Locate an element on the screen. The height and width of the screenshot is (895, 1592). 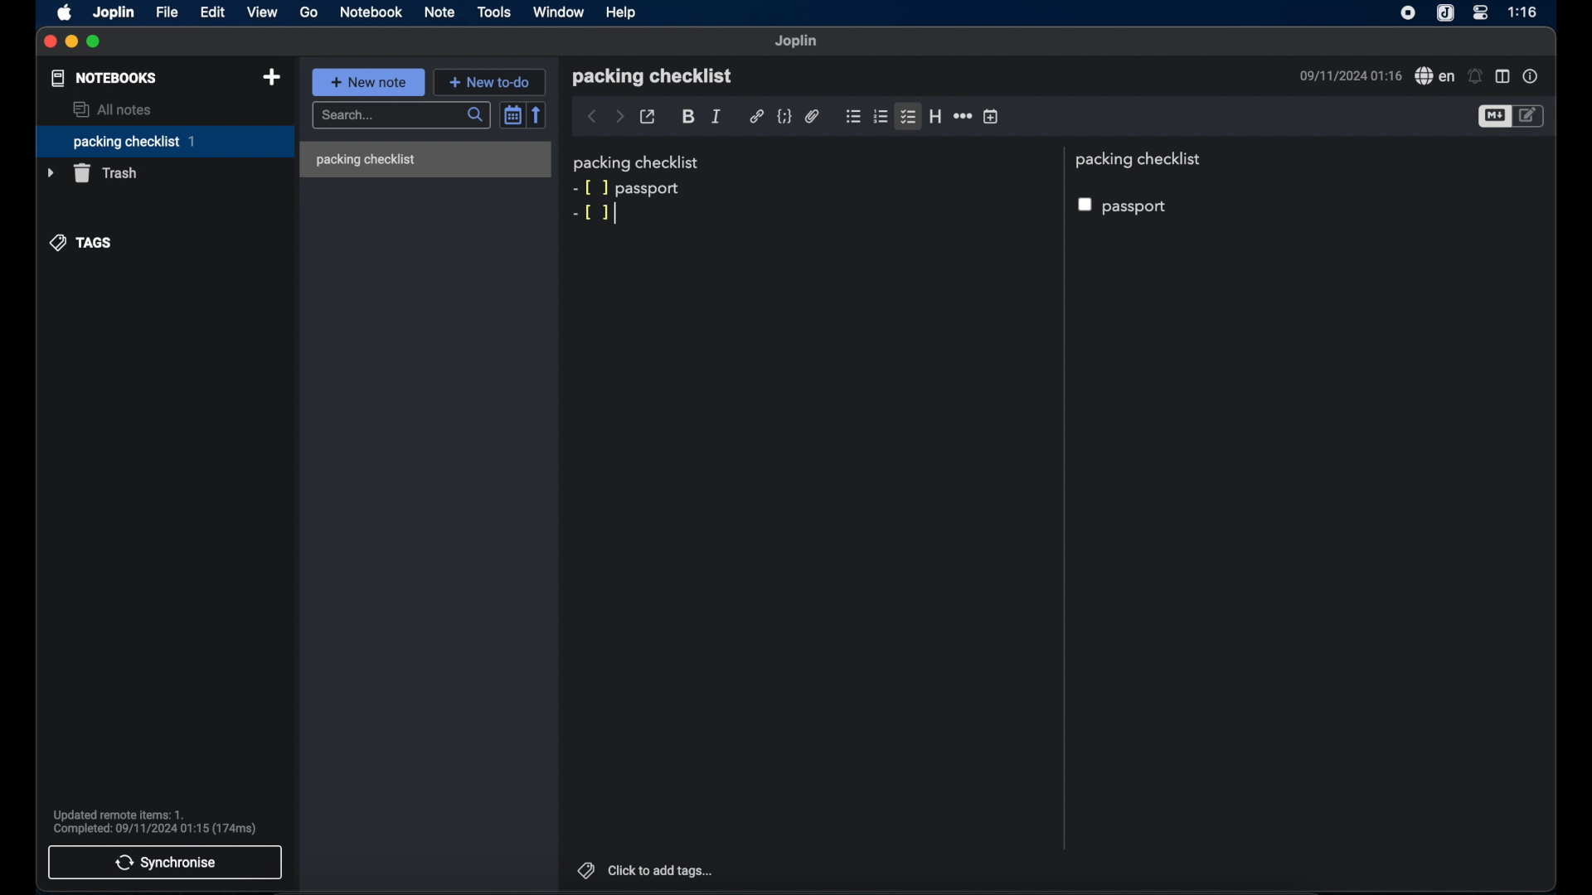
bulleted checklist is located at coordinates (908, 118).